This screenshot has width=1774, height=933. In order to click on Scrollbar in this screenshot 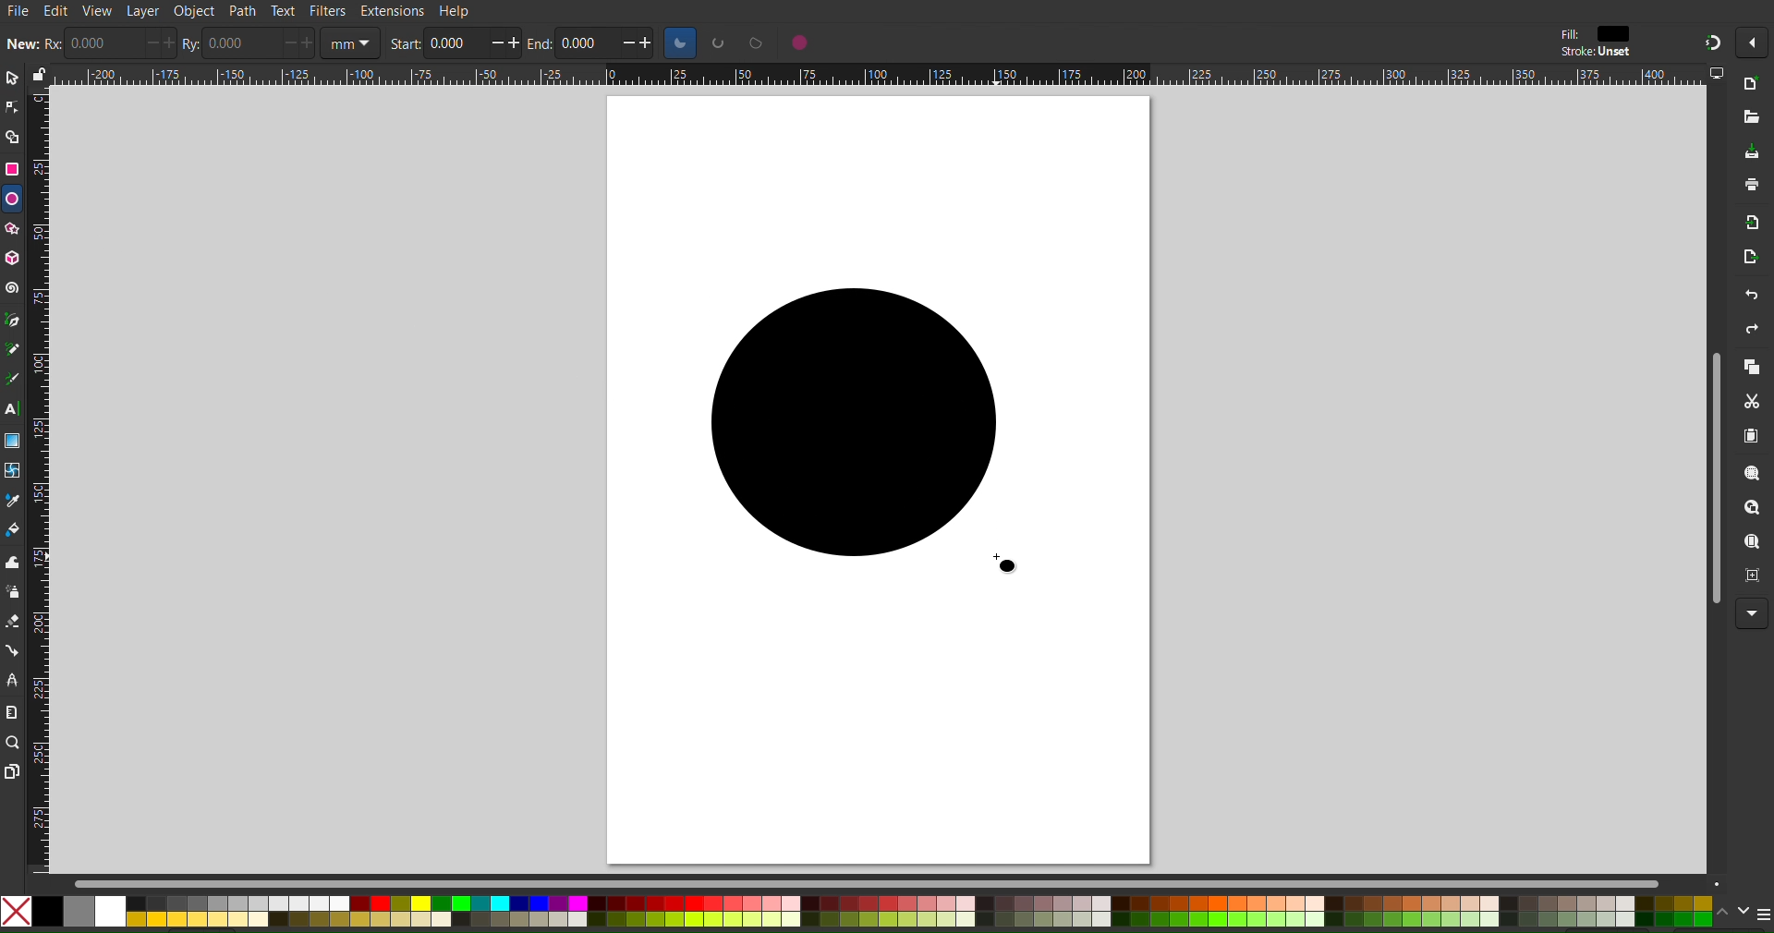, I will do `click(1714, 471)`.